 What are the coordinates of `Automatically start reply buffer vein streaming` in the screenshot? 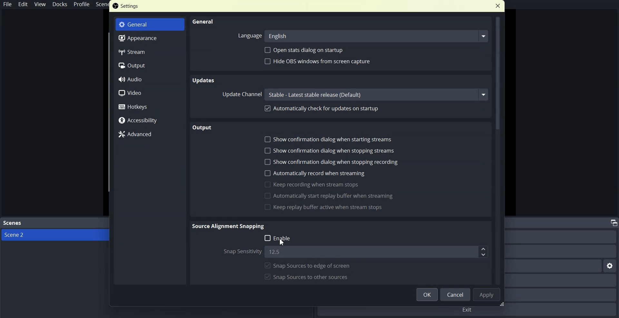 It's located at (329, 196).